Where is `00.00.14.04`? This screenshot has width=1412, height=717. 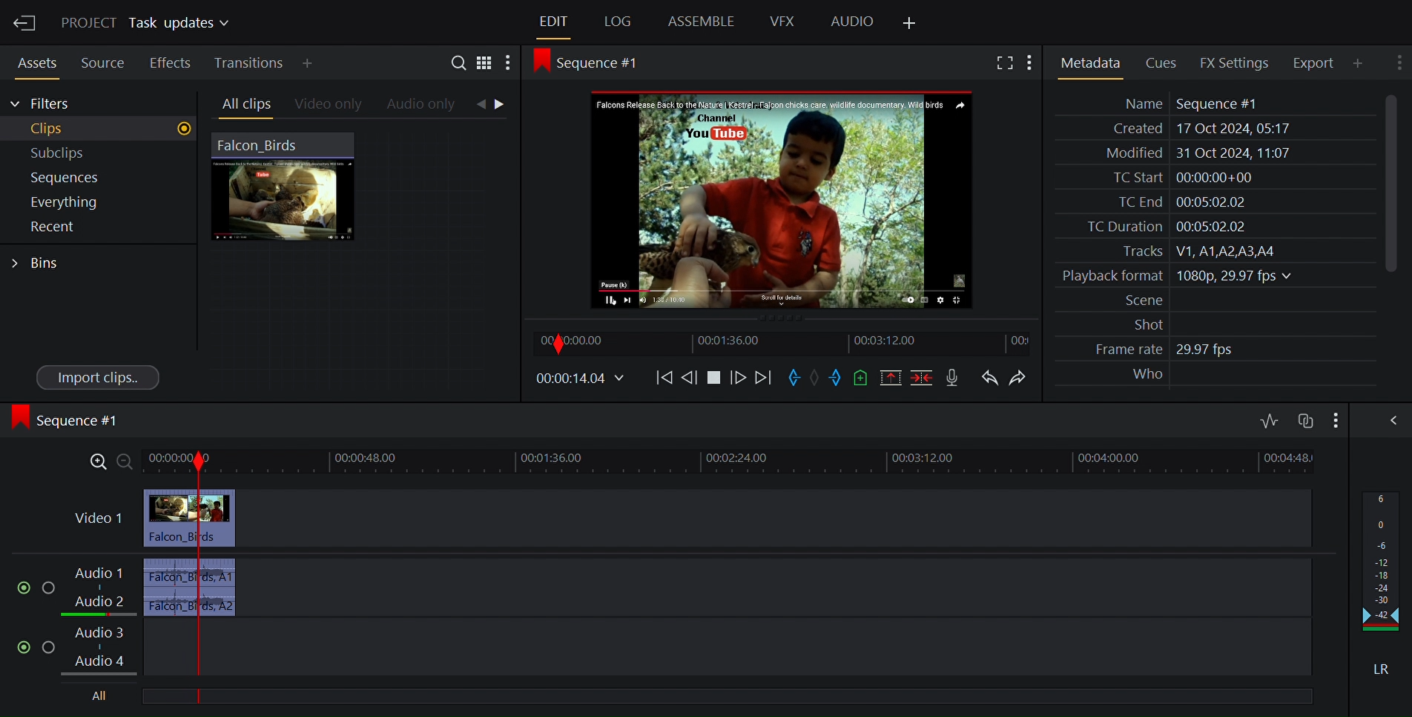 00.00.14.04 is located at coordinates (580, 379).